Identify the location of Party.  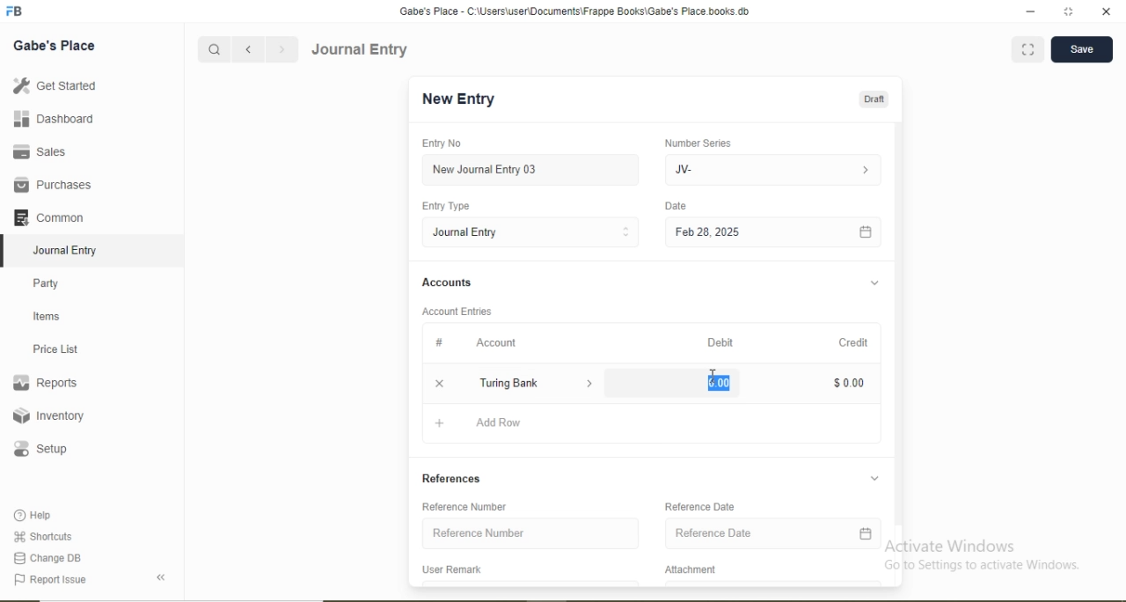
(47, 285).